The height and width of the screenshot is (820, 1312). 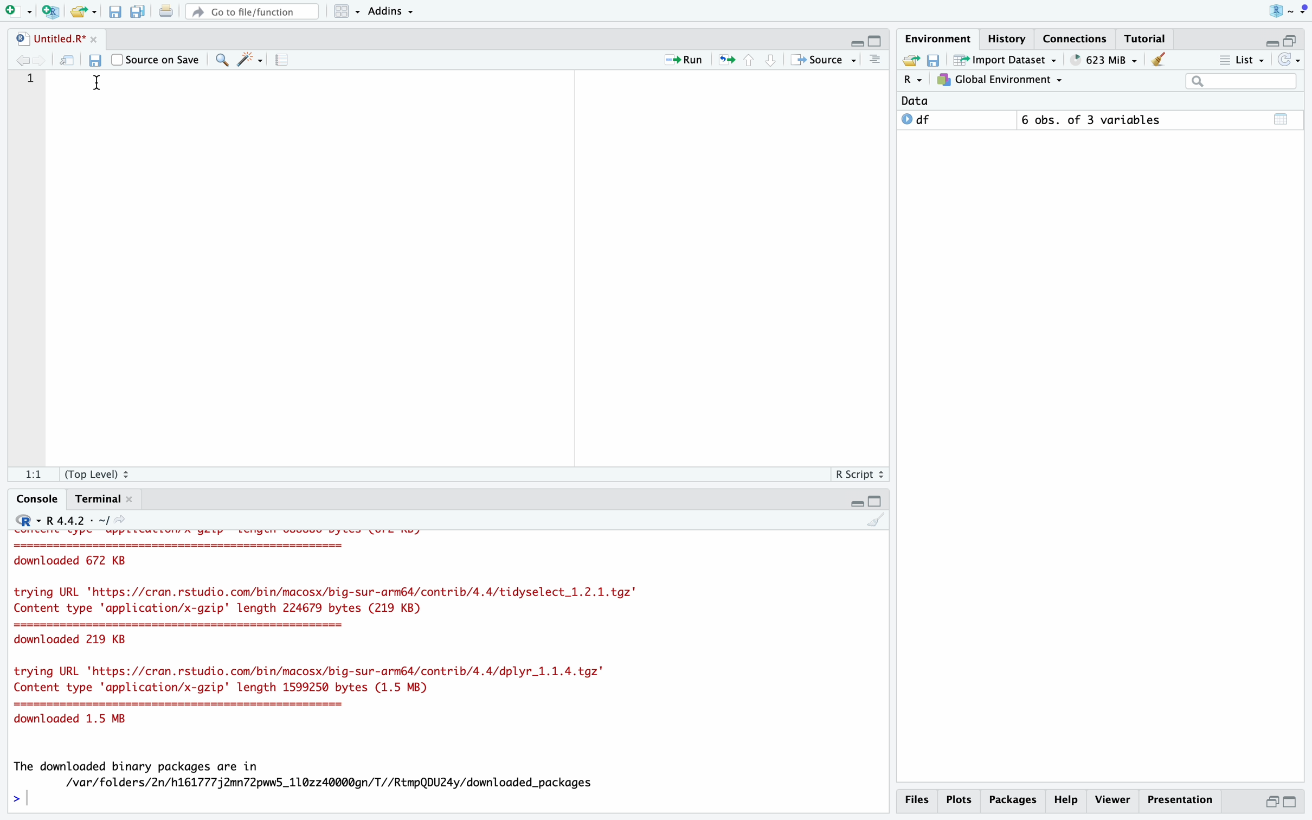 I want to click on Half Height, so click(x=1293, y=40).